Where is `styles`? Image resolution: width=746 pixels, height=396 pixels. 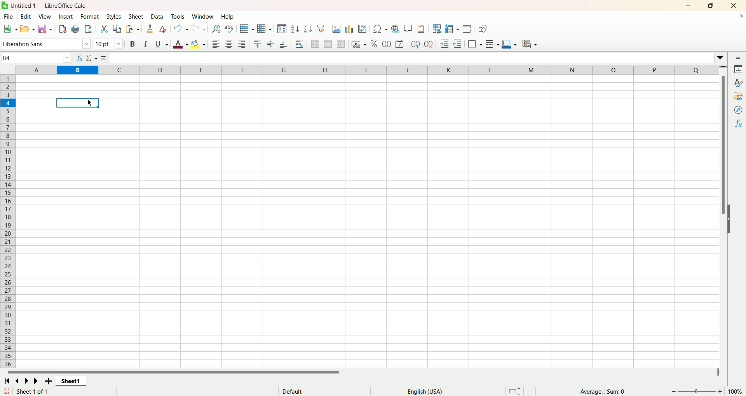 styles is located at coordinates (115, 16).